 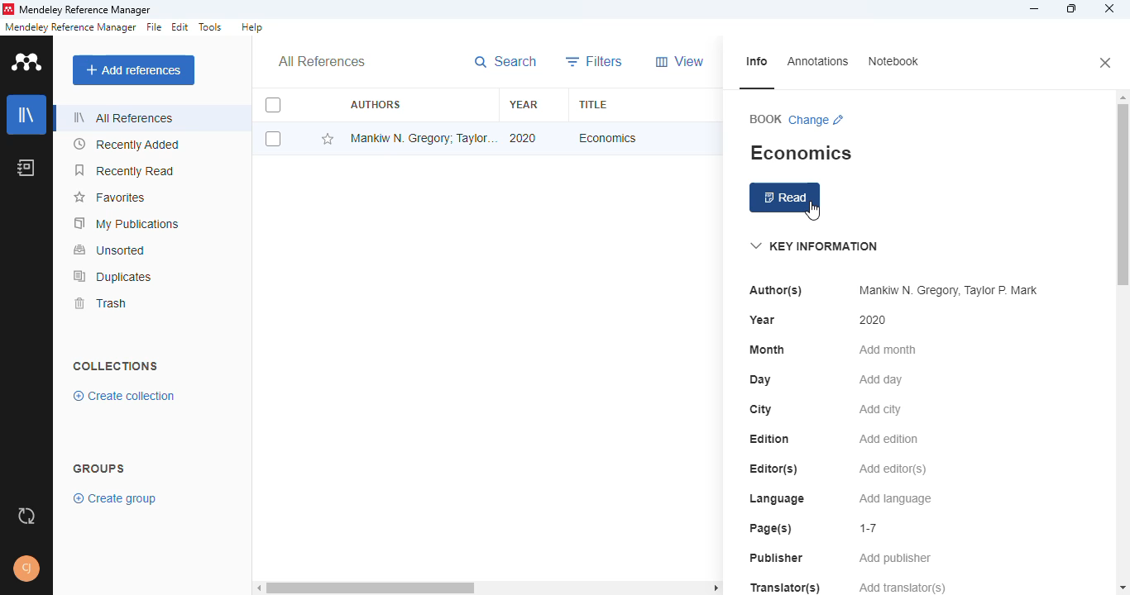 What do you see at coordinates (765, 350) in the screenshot?
I see `month` at bounding box center [765, 350].